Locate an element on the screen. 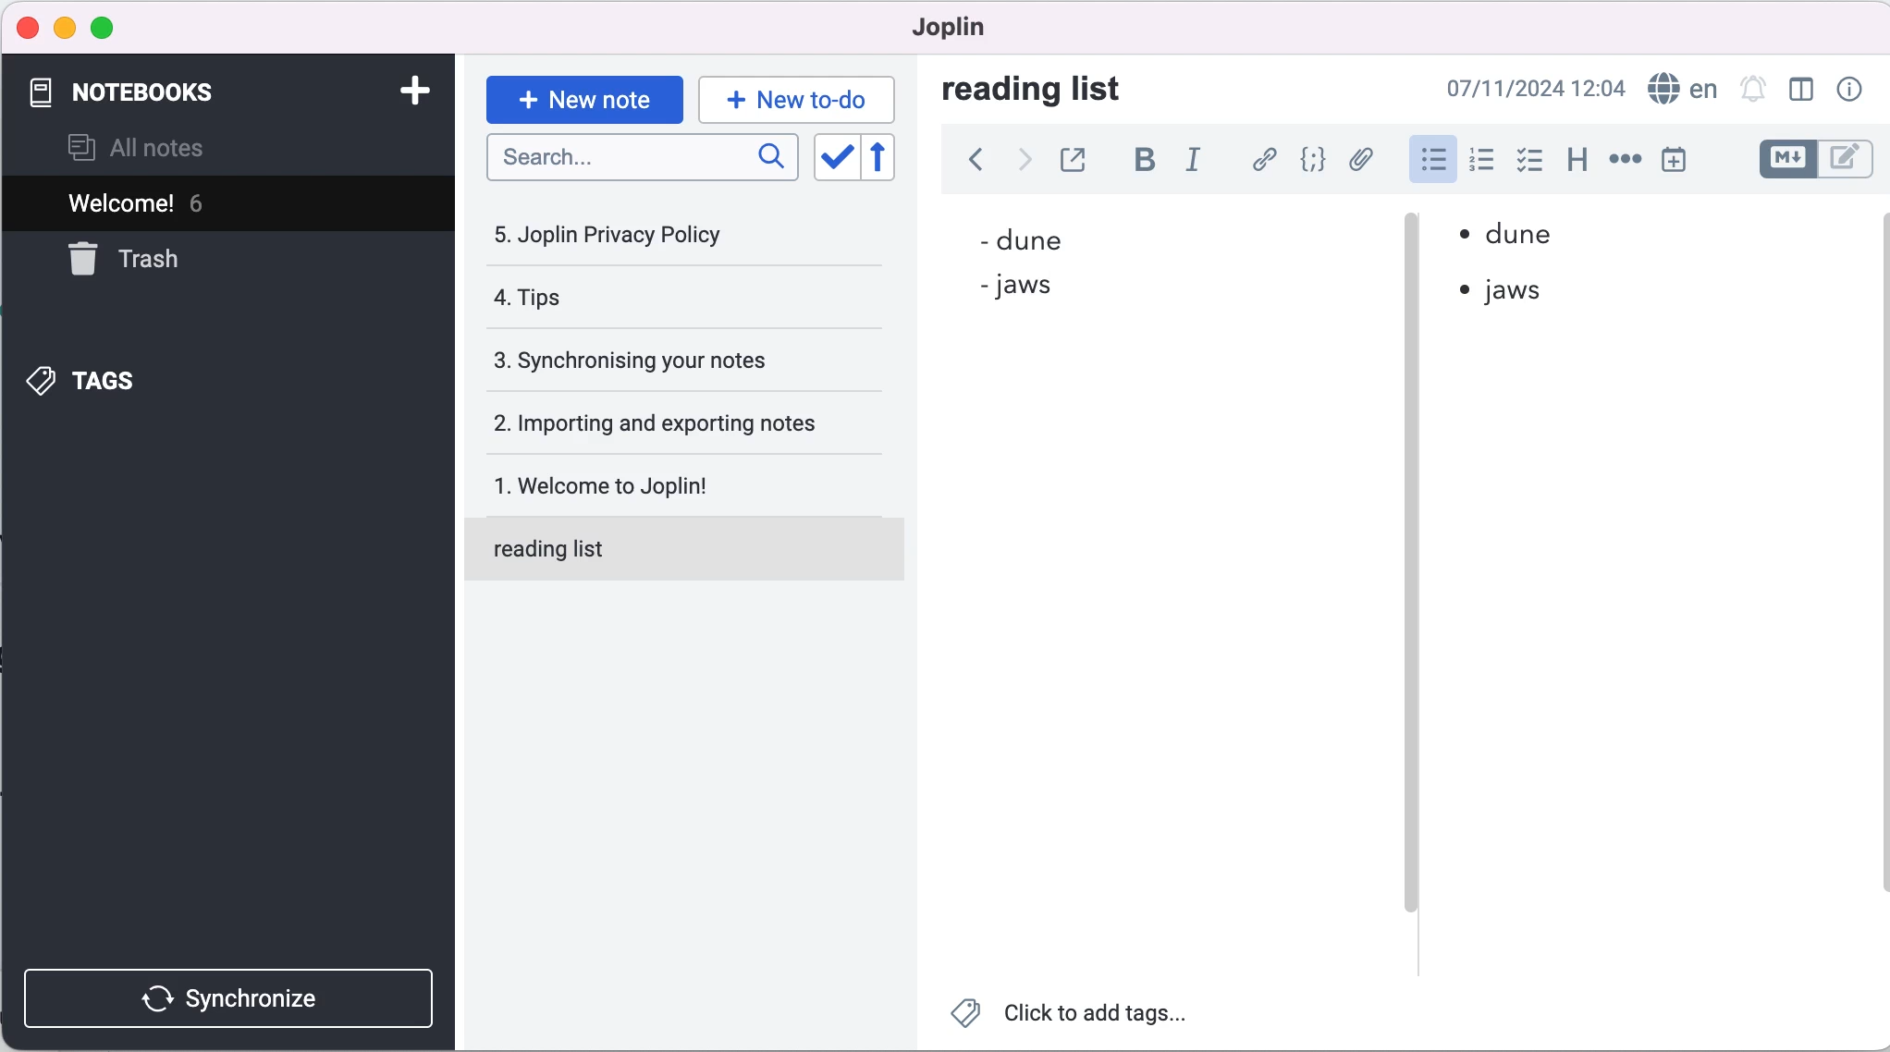 This screenshot has width=1890, height=1052. jaws is located at coordinates (1050, 289).